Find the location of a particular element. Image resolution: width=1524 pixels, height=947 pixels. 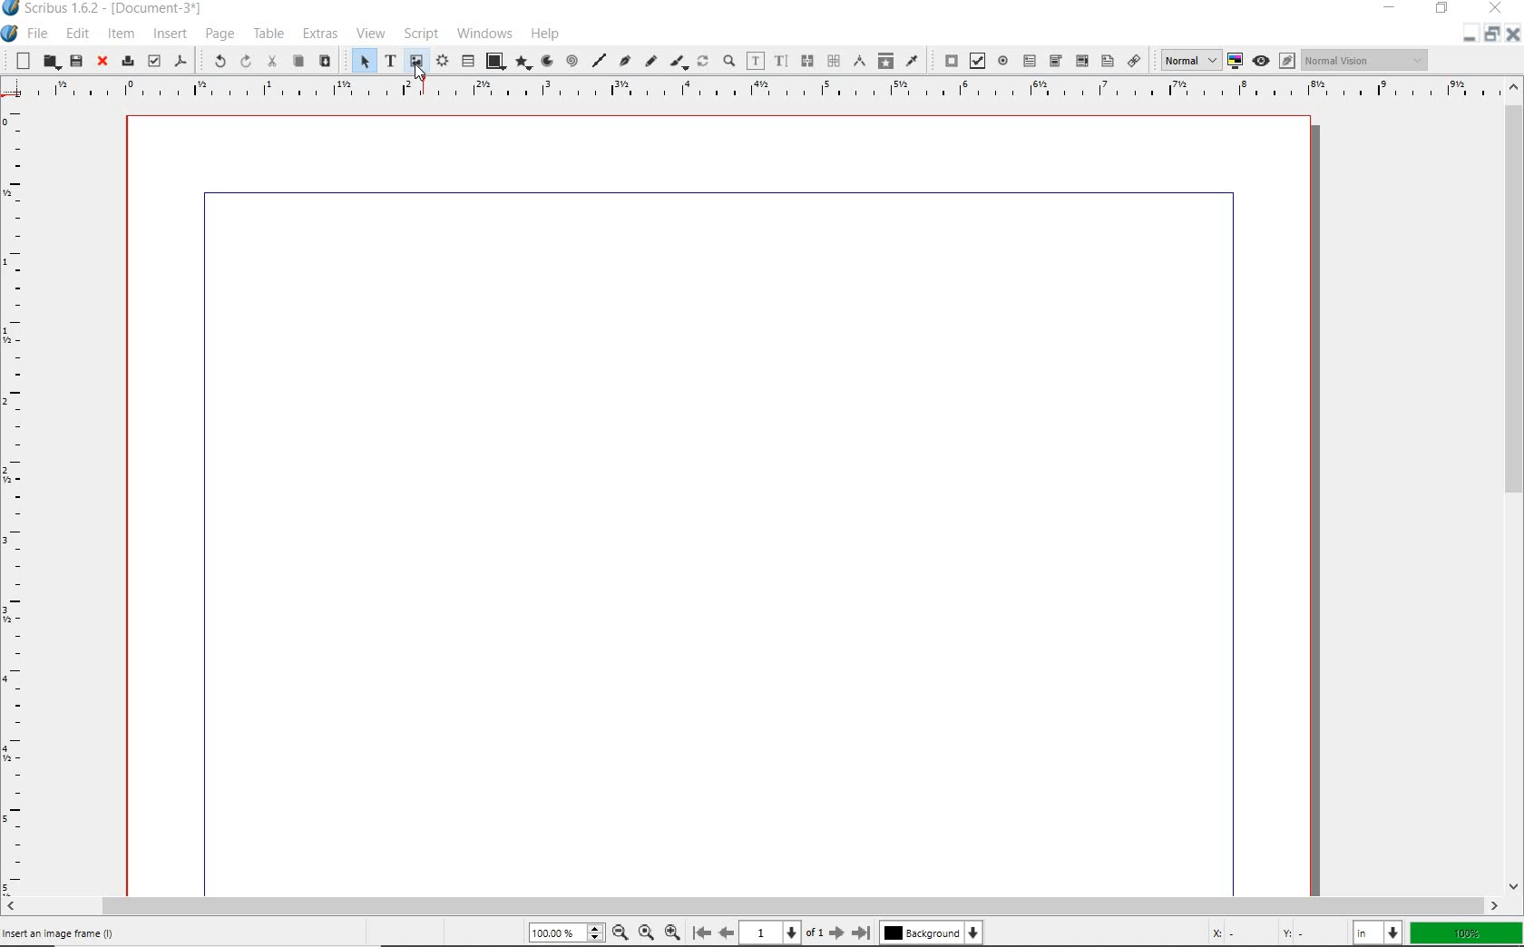

link annotation is located at coordinates (1136, 62).